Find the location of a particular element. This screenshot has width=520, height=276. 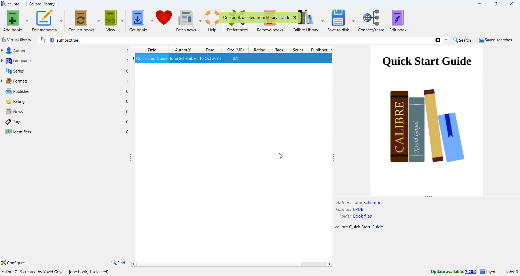

save to disk is located at coordinates (341, 21).